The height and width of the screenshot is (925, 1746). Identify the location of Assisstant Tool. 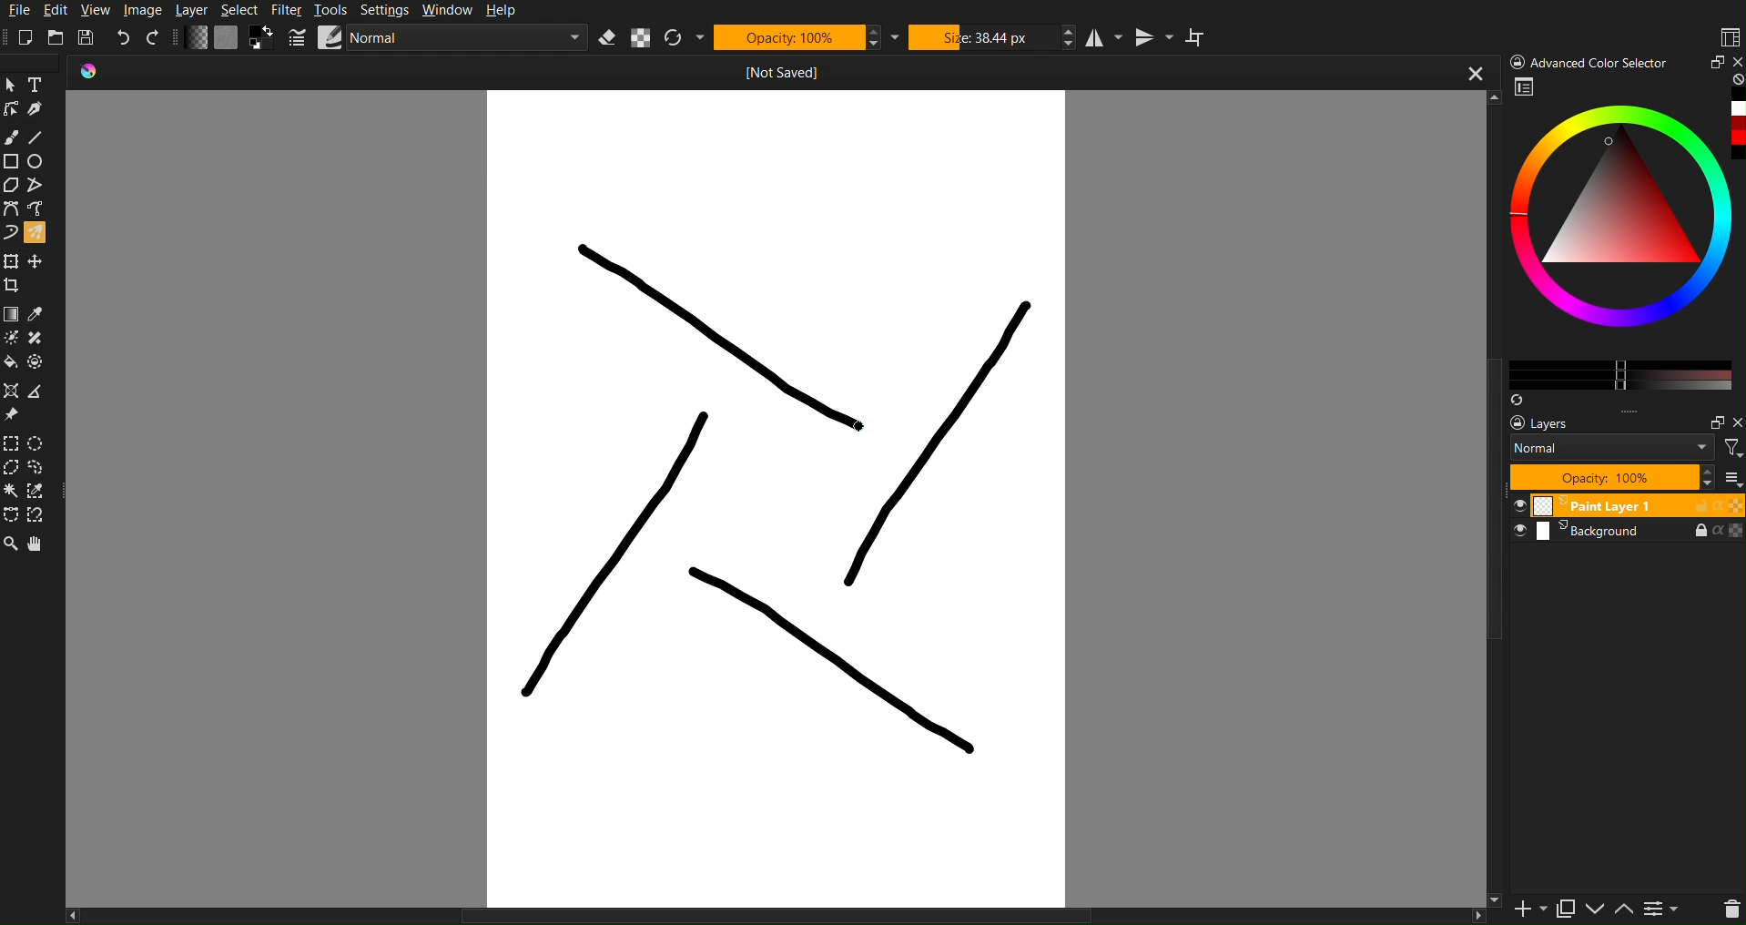
(14, 391).